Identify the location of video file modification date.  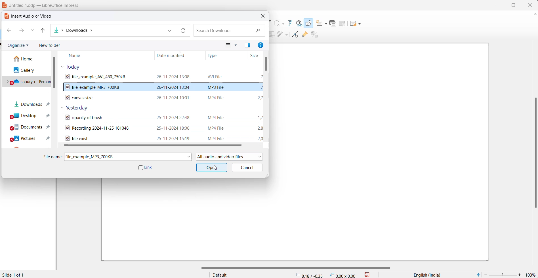
(173, 77).